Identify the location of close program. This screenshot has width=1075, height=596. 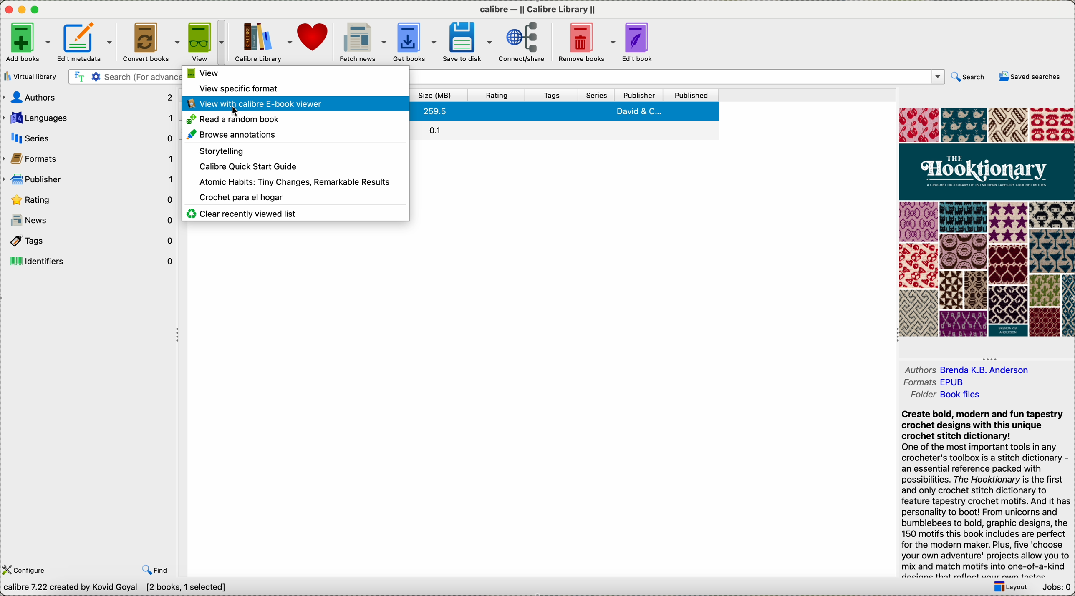
(9, 10).